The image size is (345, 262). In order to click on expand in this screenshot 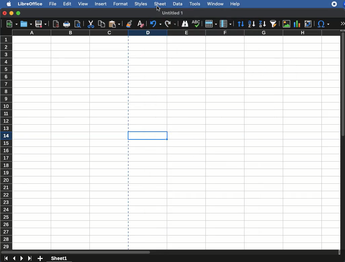, I will do `click(343, 23)`.